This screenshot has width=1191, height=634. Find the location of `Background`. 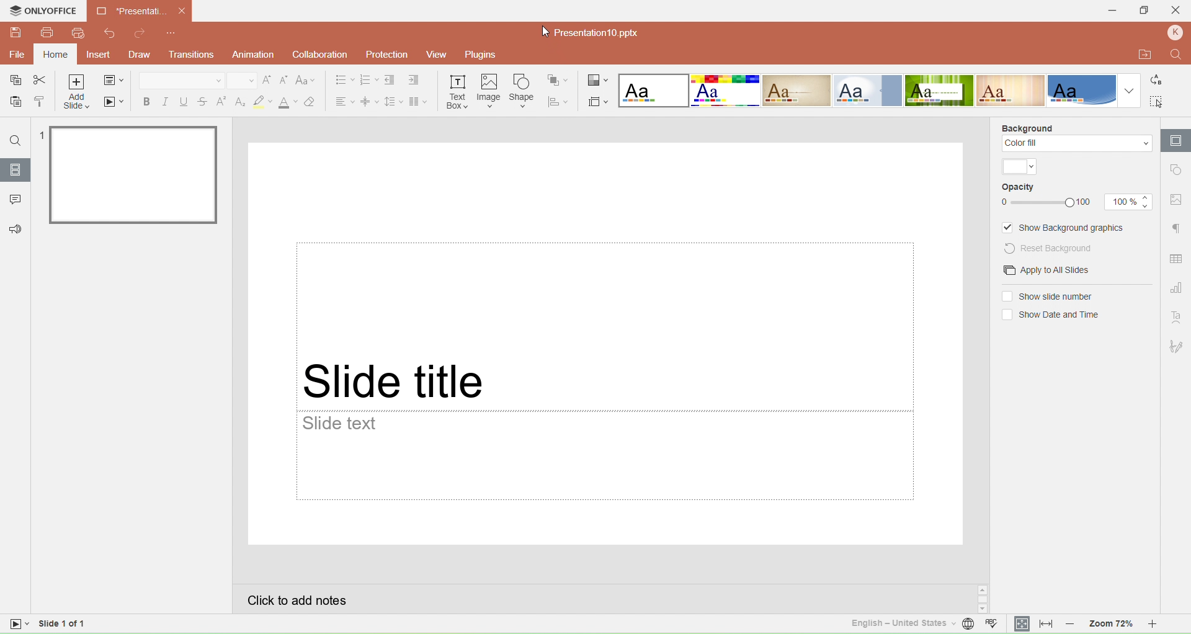

Background is located at coordinates (1027, 127).